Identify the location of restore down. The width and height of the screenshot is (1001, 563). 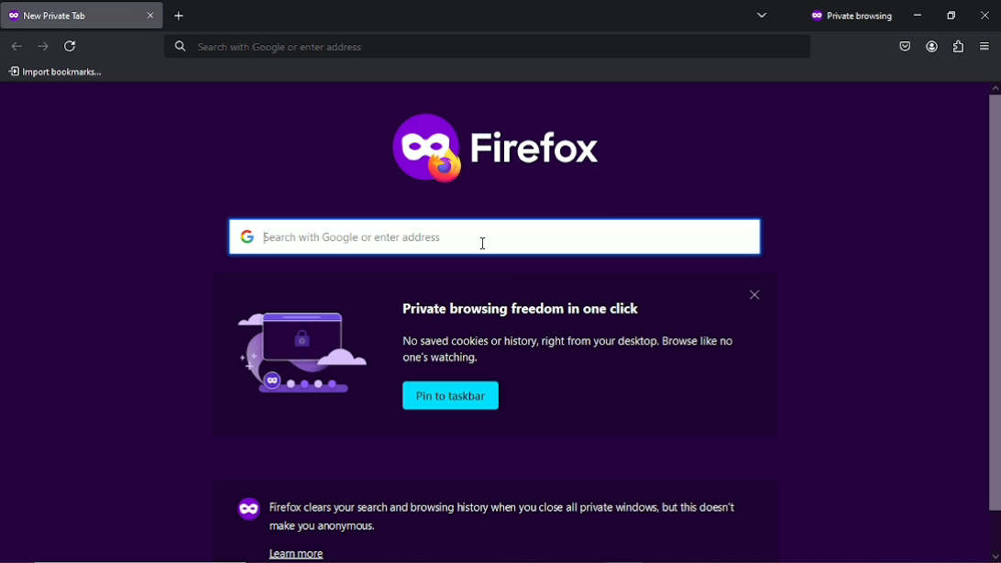
(952, 16).